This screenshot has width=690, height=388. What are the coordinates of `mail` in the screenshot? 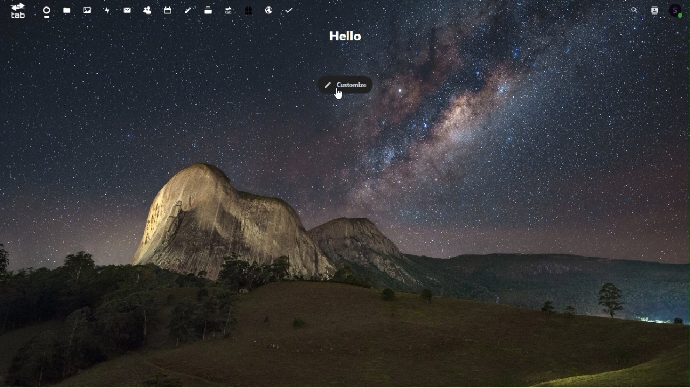 It's located at (127, 9).